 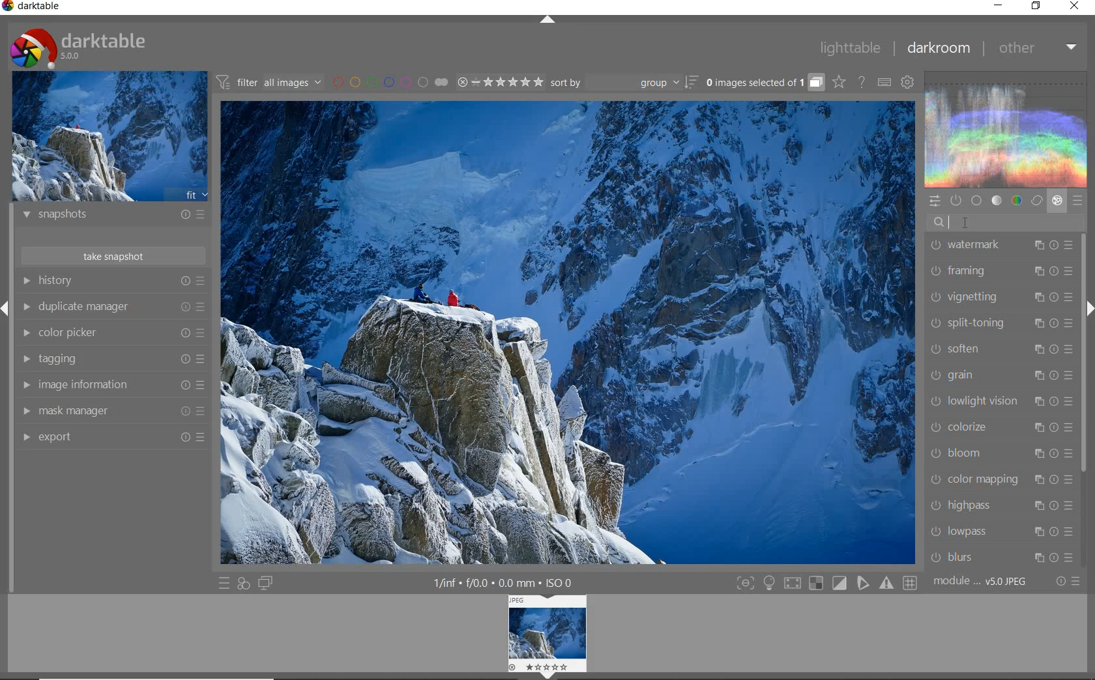 What do you see at coordinates (826, 582) in the screenshot?
I see `Toggle modes` at bounding box center [826, 582].